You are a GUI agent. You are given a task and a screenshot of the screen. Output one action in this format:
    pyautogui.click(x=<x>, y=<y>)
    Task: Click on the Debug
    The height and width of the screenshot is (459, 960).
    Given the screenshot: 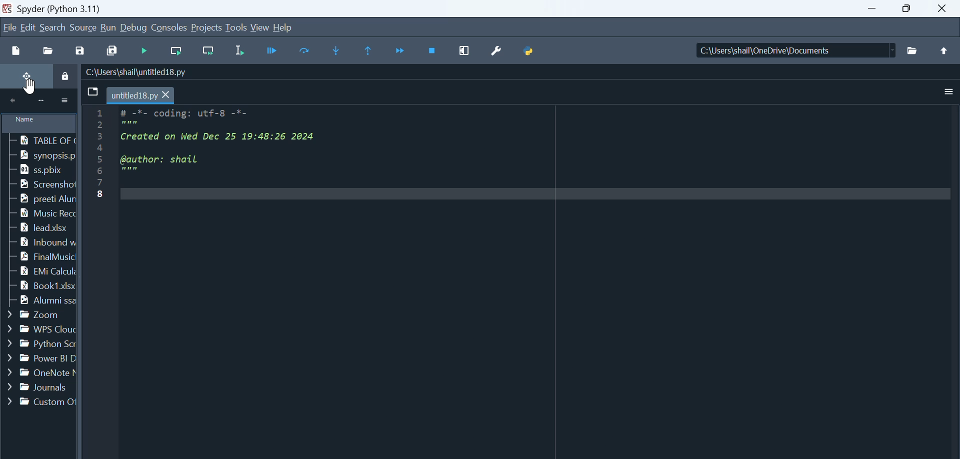 What is the action you would take?
    pyautogui.click(x=135, y=28)
    